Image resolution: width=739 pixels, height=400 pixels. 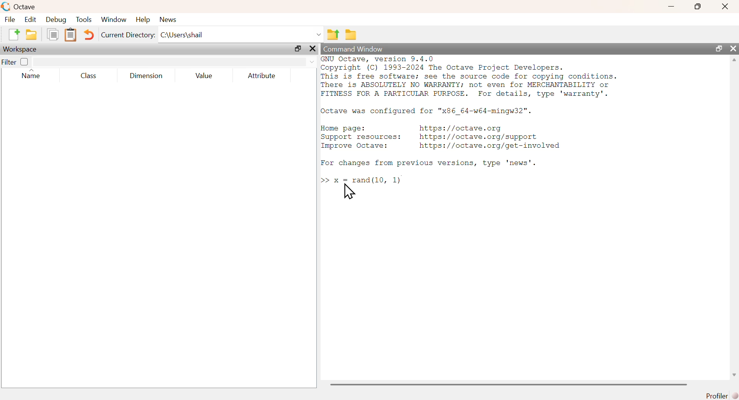 I want to click on workspace, so click(x=23, y=49).